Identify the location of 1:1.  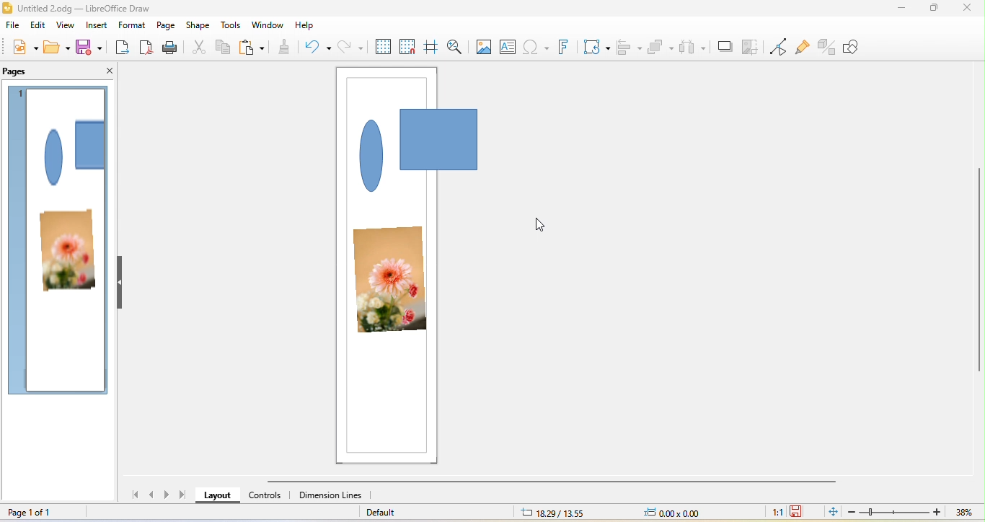
(774, 513).